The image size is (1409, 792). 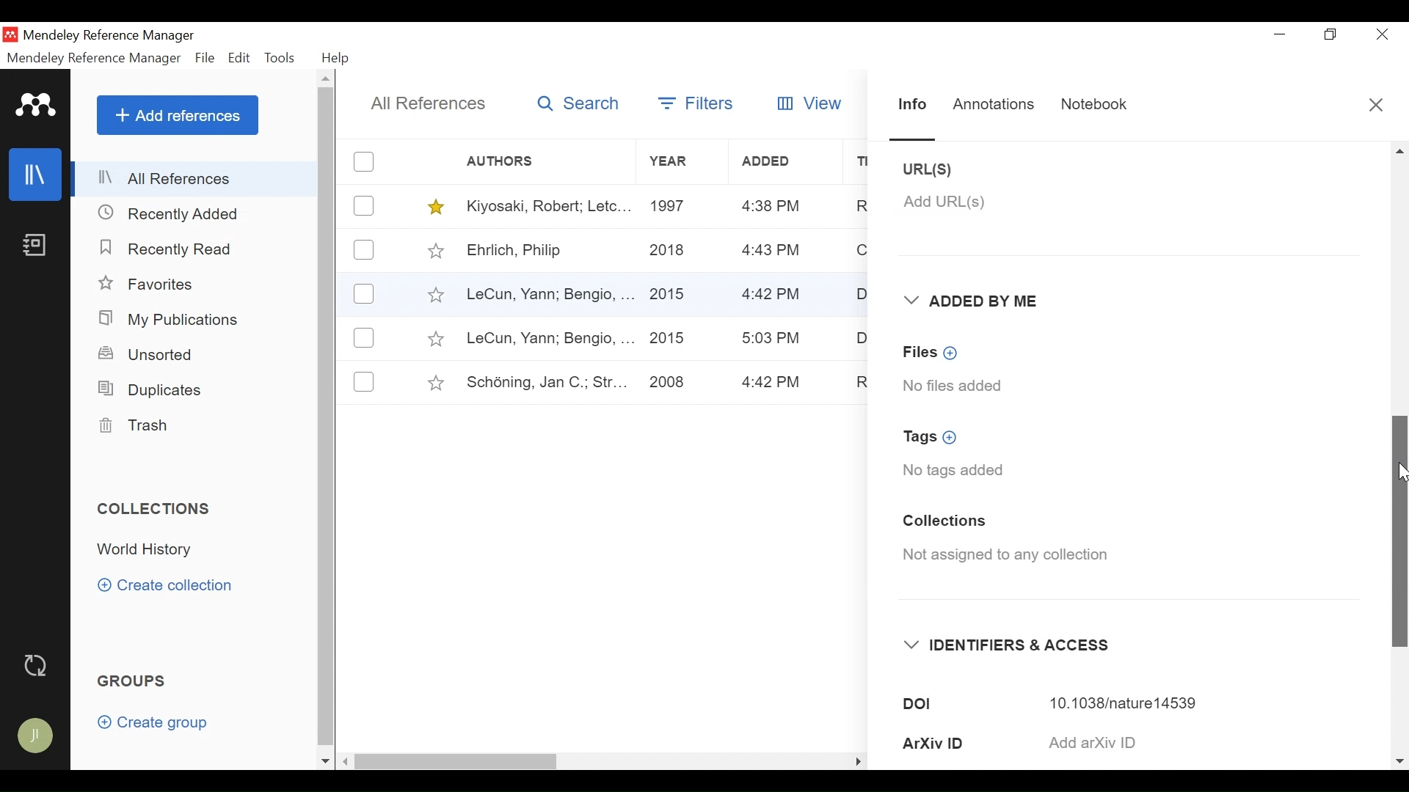 What do you see at coordinates (955, 385) in the screenshot?
I see `No files added` at bounding box center [955, 385].